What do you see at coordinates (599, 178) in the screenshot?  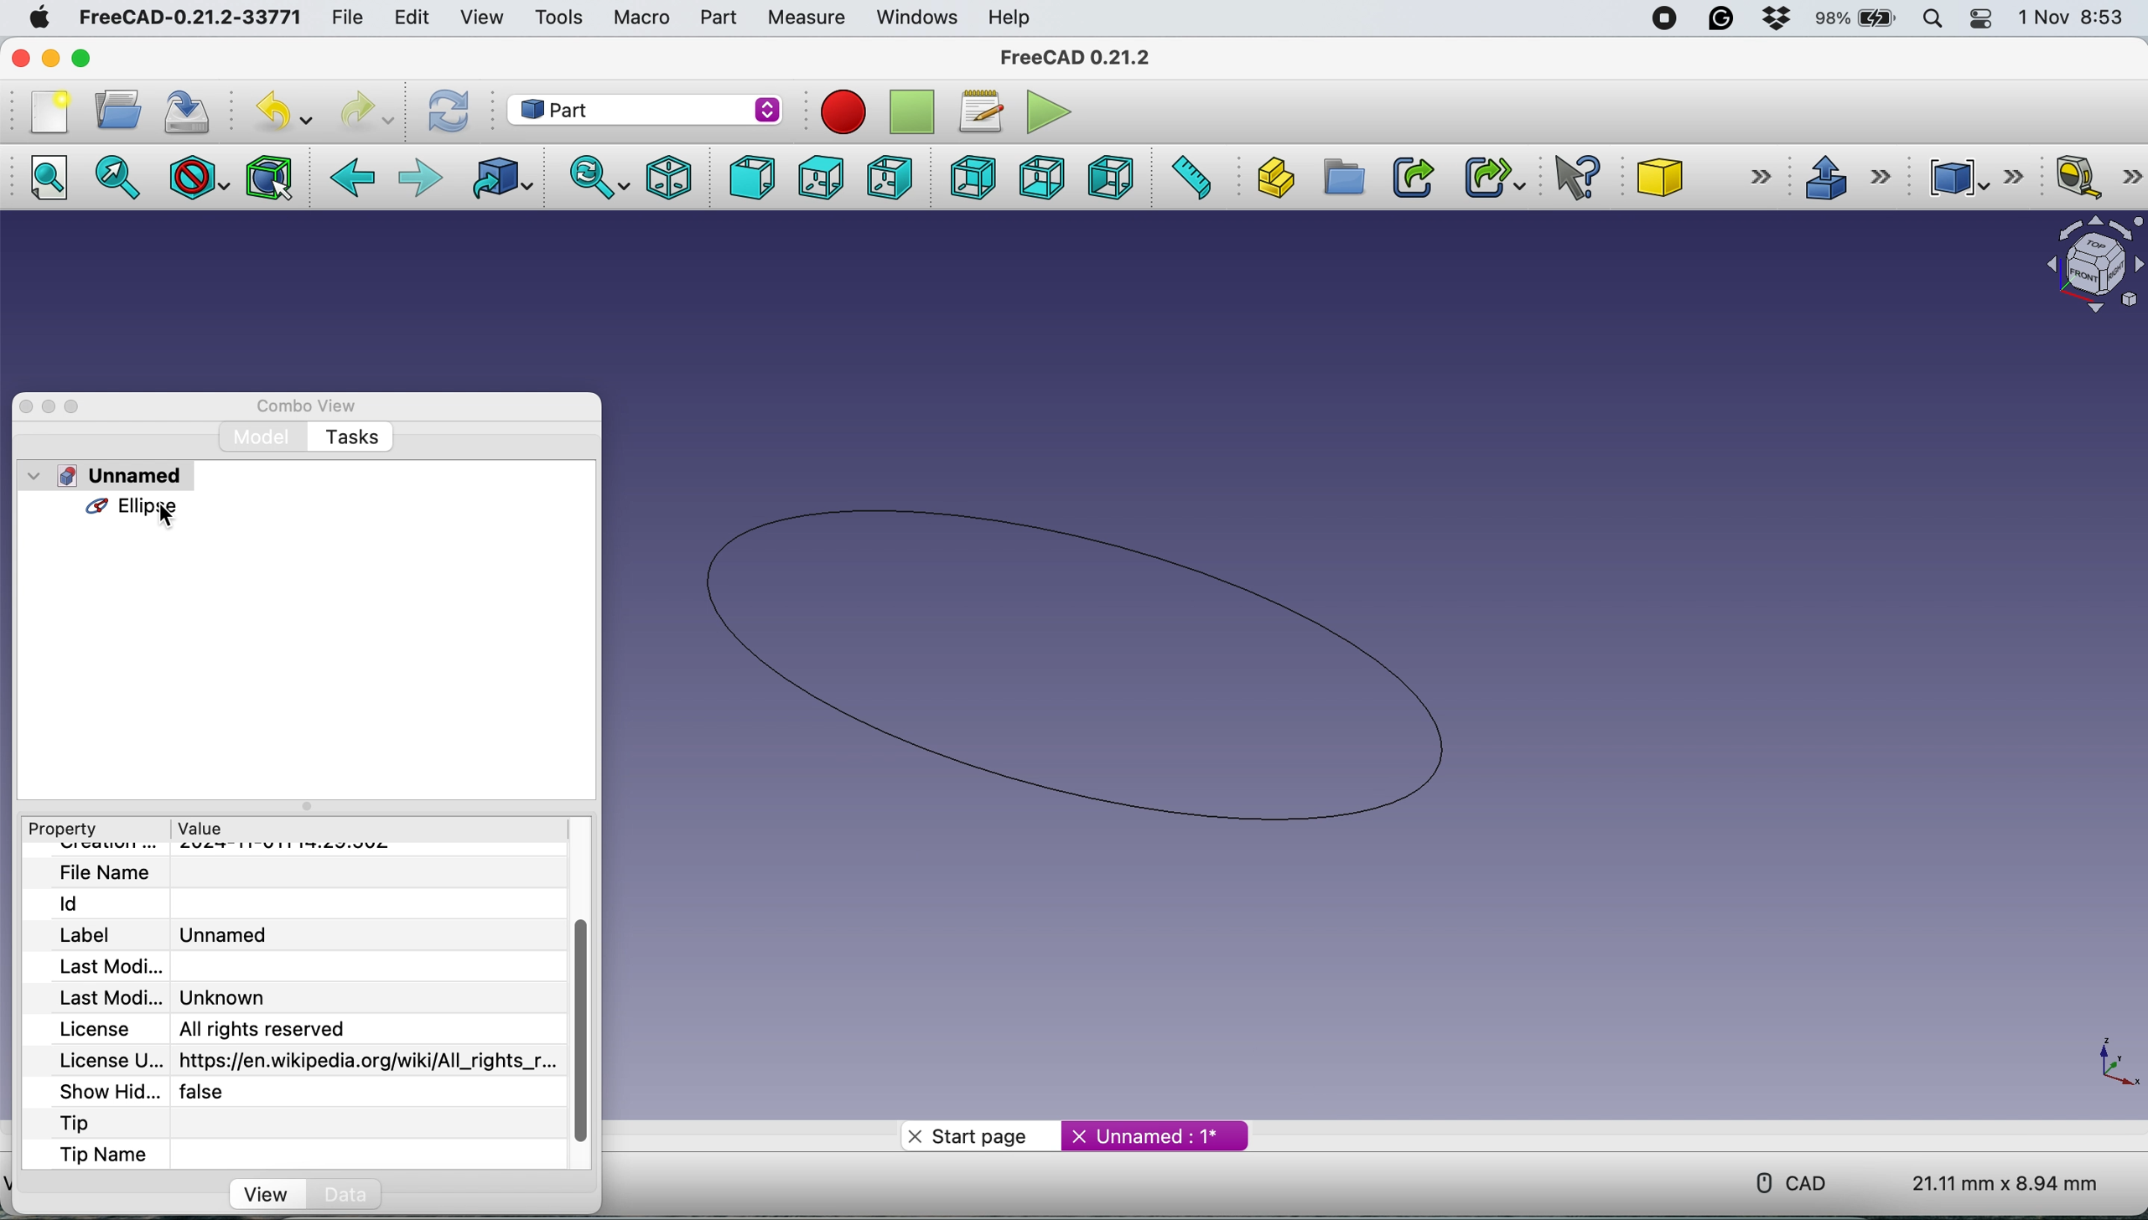 I see `sync view` at bounding box center [599, 178].